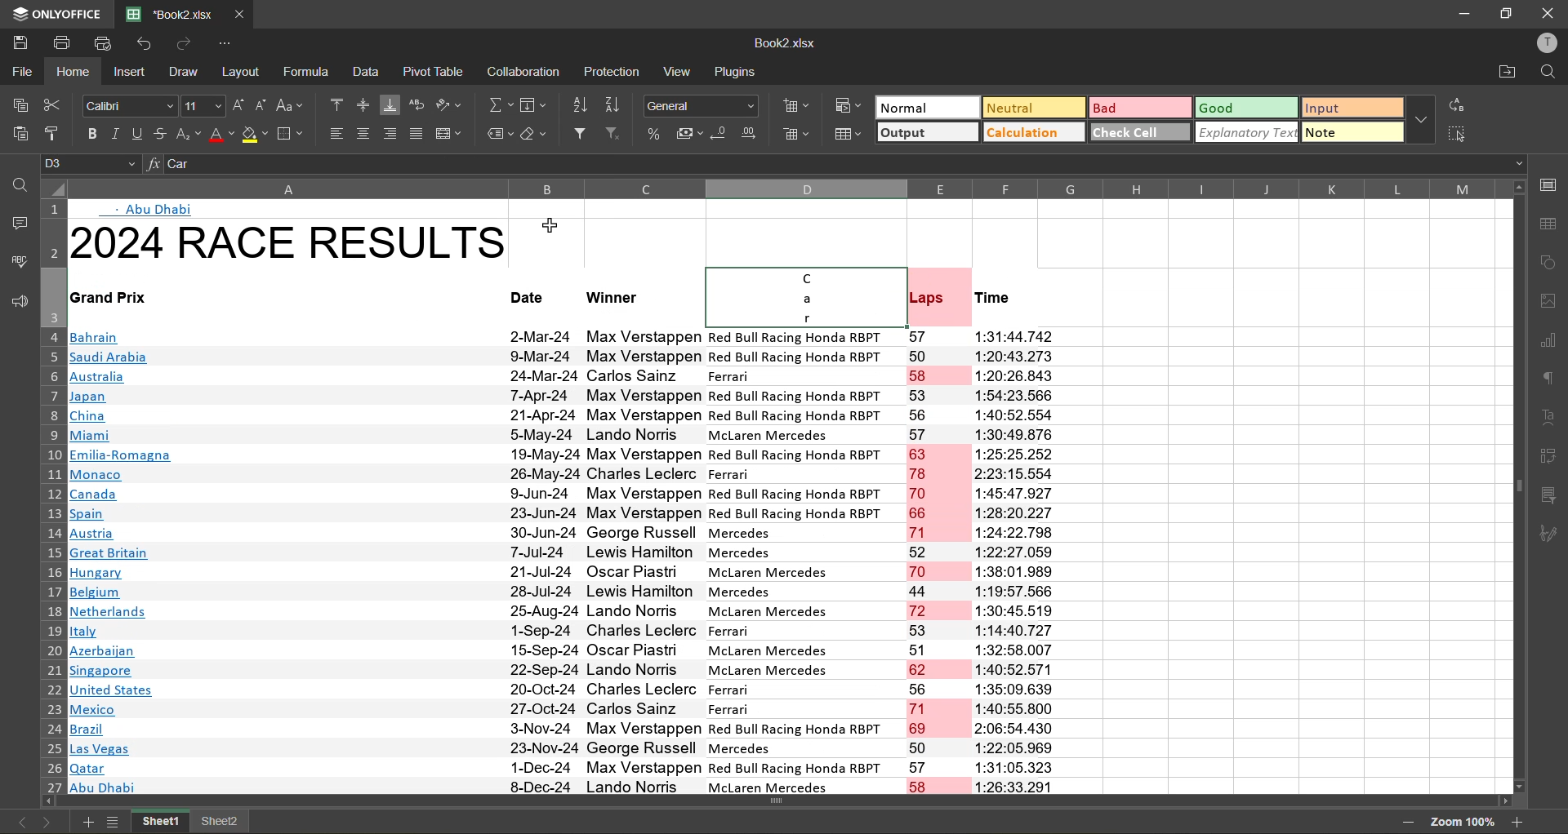  Describe the element at coordinates (1452, 131) in the screenshot. I see `select all` at that location.